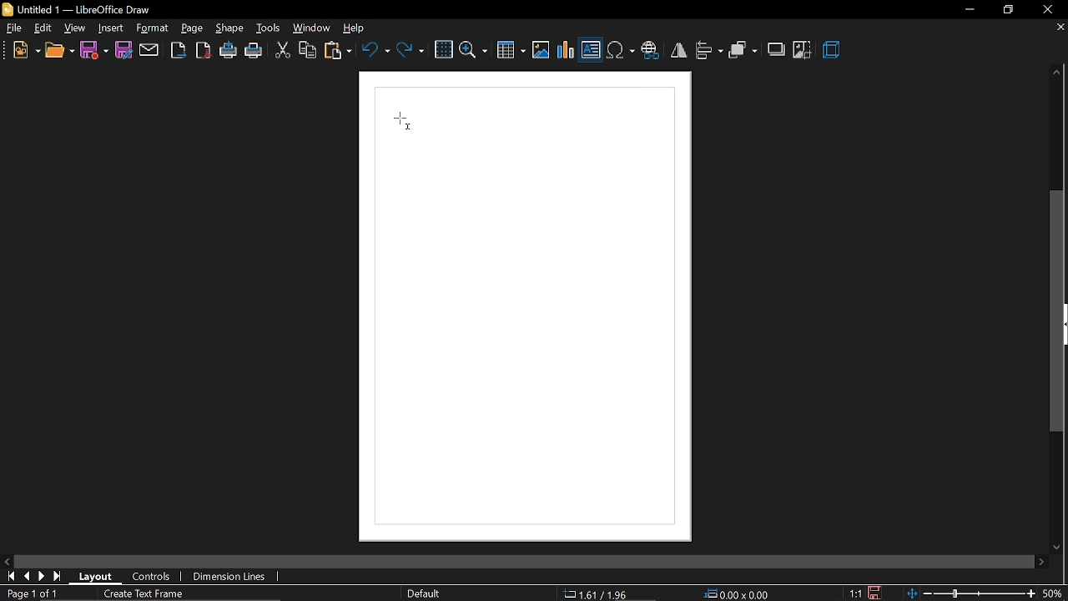  I want to click on insert table, so click(511, 52).